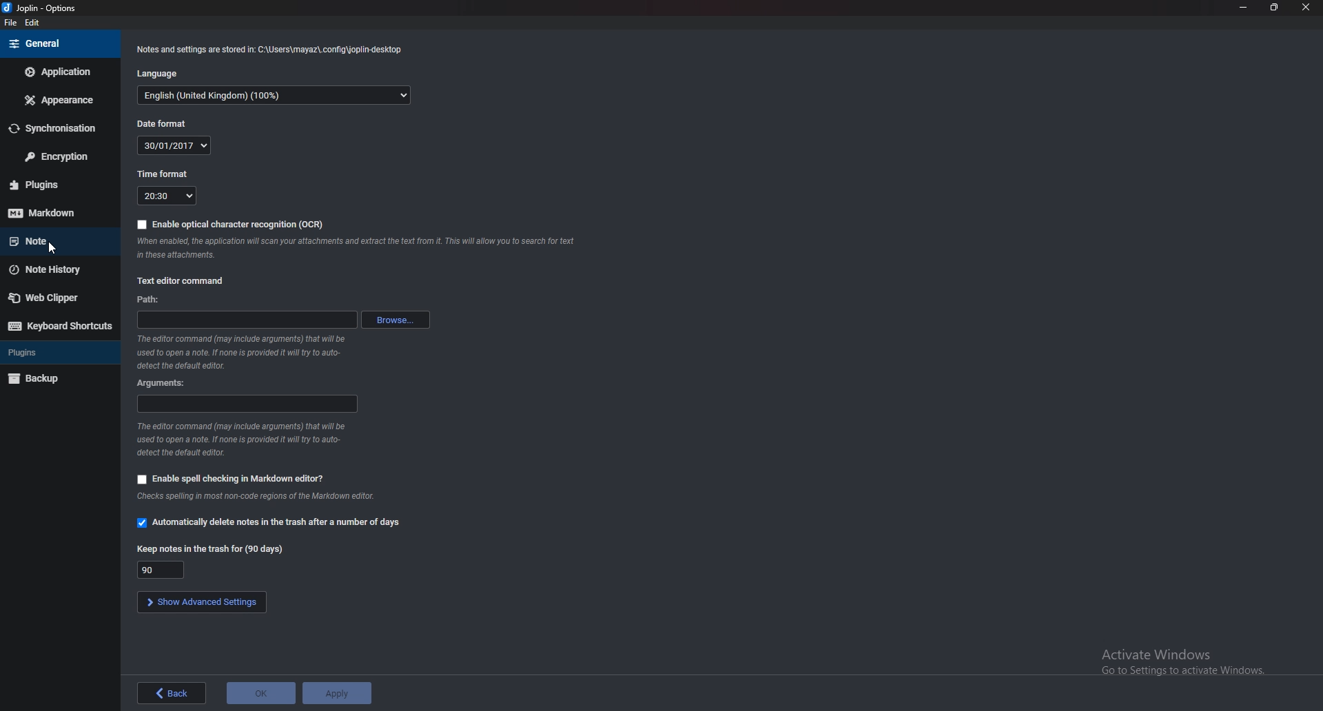 The image size is (1323, 711). I want to click on Automatically delete notes, so click(267, 522).